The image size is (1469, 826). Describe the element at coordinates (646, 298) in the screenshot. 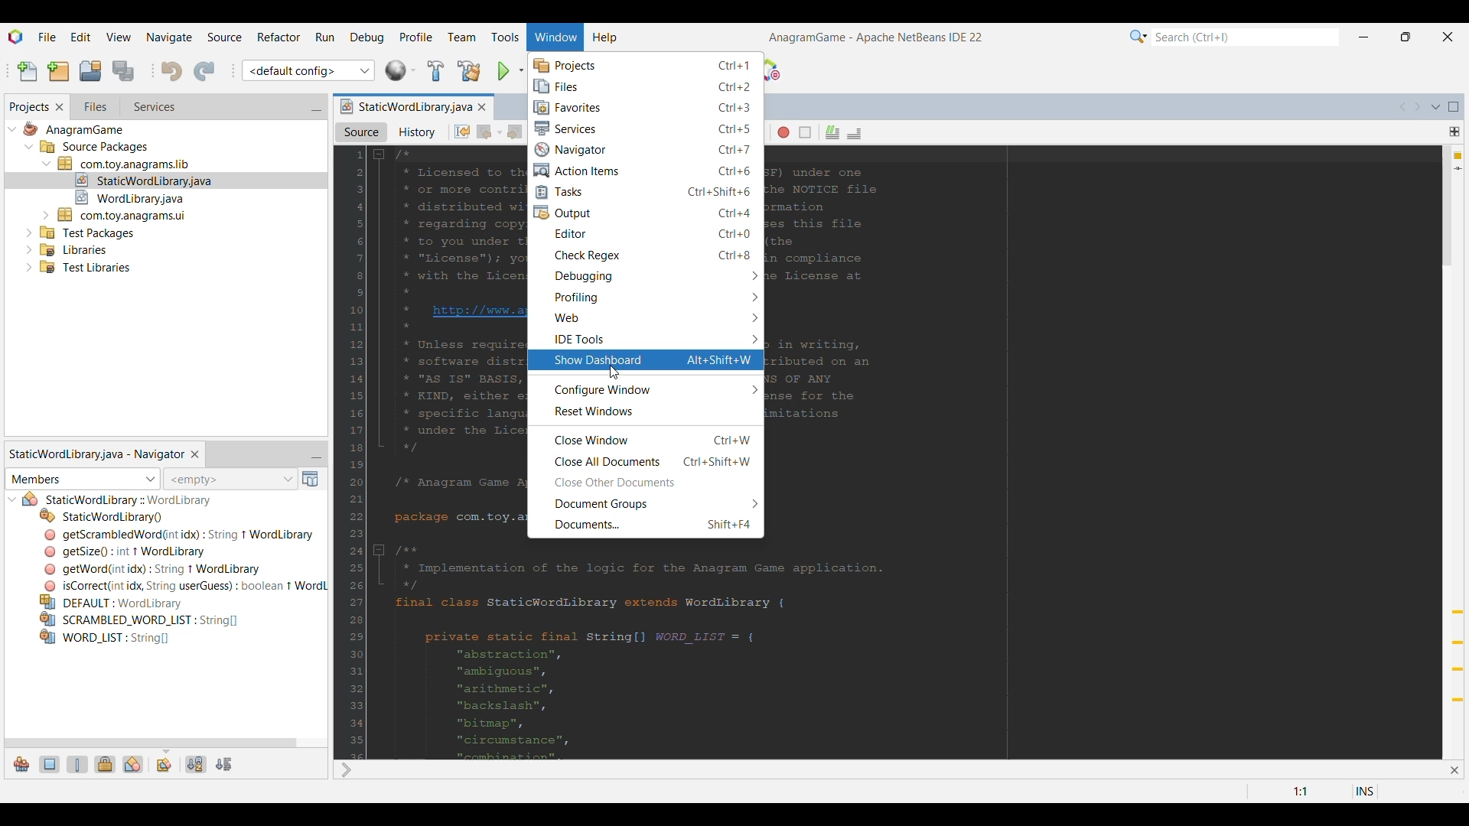

I see `Profiling options` at that location.